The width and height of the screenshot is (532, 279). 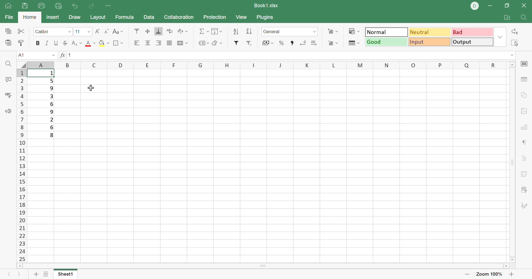 What do you see at coordinates (30, 18) in the screenshot?
I see `Home` at bounding box center [30, 18].